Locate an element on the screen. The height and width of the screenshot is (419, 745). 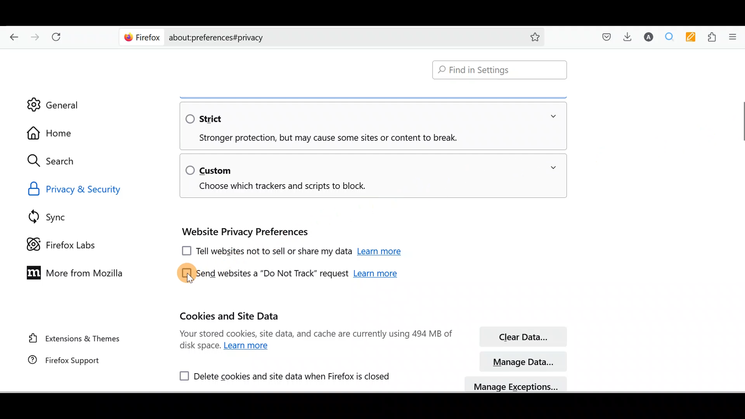
Downloads is located at coordinates (627, 36).